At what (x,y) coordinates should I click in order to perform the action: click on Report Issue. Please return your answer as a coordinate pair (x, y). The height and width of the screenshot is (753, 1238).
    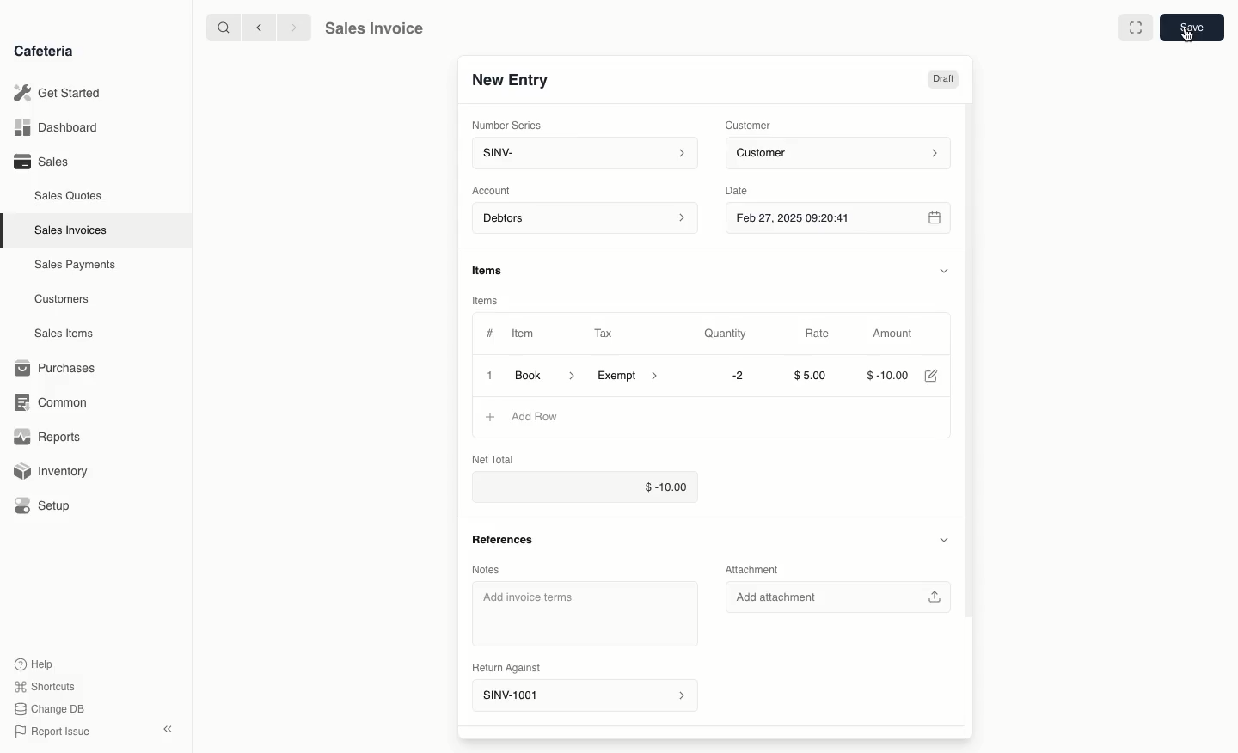
    Looking at the image, I should click on (56, 730).